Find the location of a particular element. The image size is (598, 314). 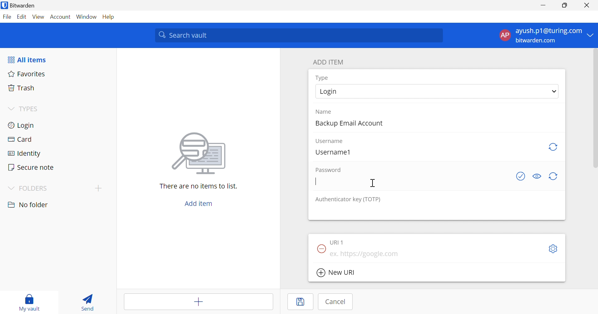

Remove is located at coordinates (321, 248).